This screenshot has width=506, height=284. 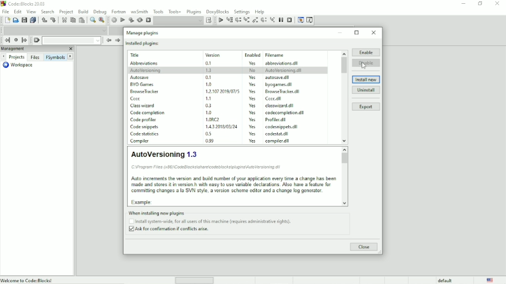 What do you see at coordinates (100, 11) in the screenshot?
I see `Debug` at bounding box center [100, 11].